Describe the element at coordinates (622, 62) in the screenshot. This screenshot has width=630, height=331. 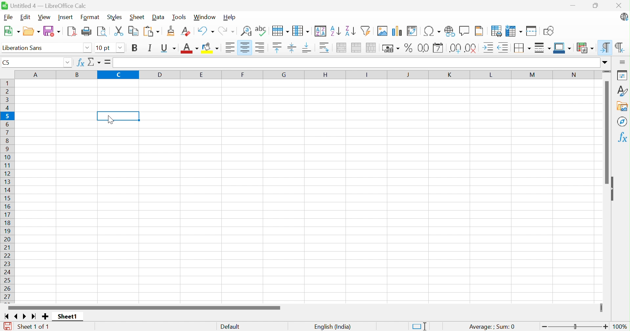
I see `Sidebar Settings` at that location.